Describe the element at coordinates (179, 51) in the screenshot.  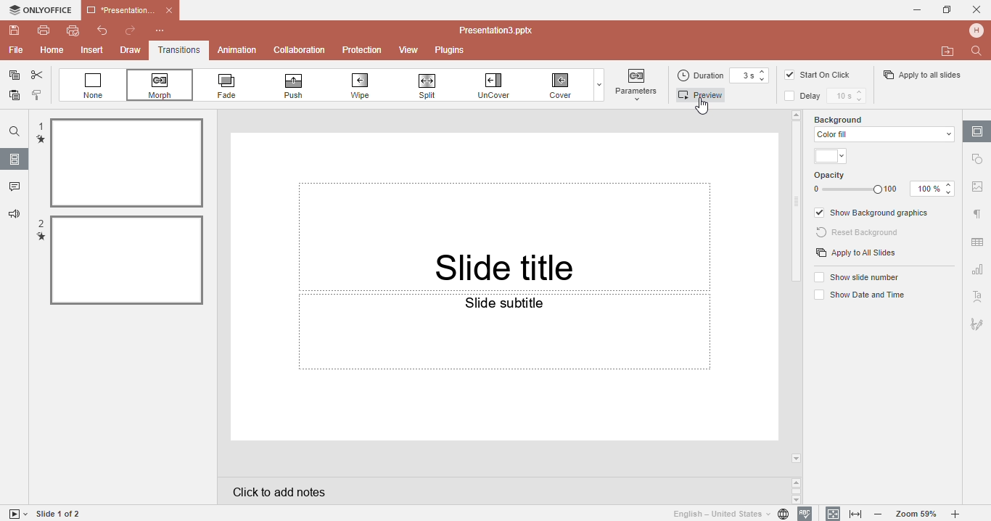
I see `Transitions` at that location.